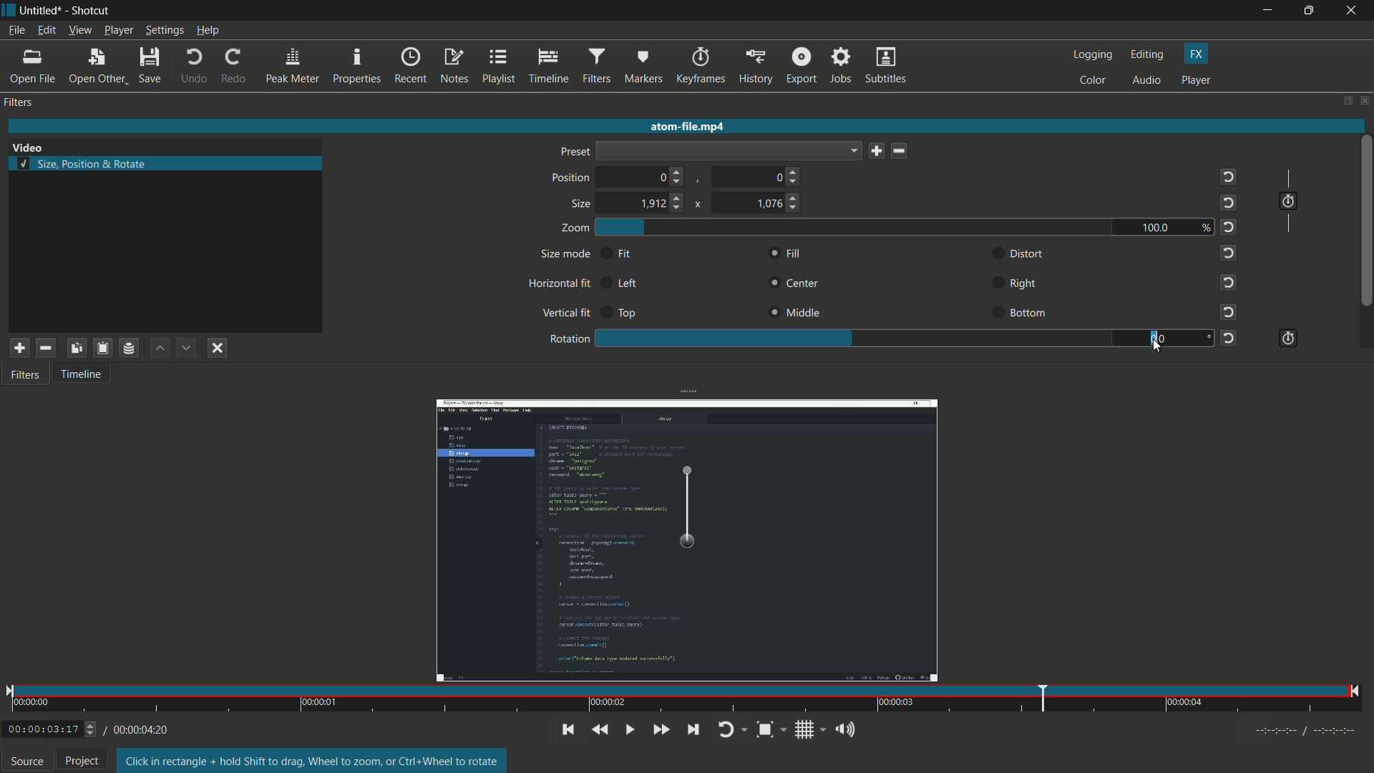 This screenshot has height=773, width=1374. Describe the element at coordinates (798, 311) in the screenshot. I see `middle` at that location.